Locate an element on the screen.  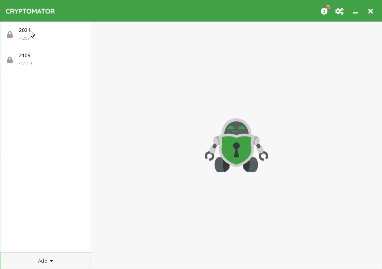
Minimize is located at coordinates (354, 11).